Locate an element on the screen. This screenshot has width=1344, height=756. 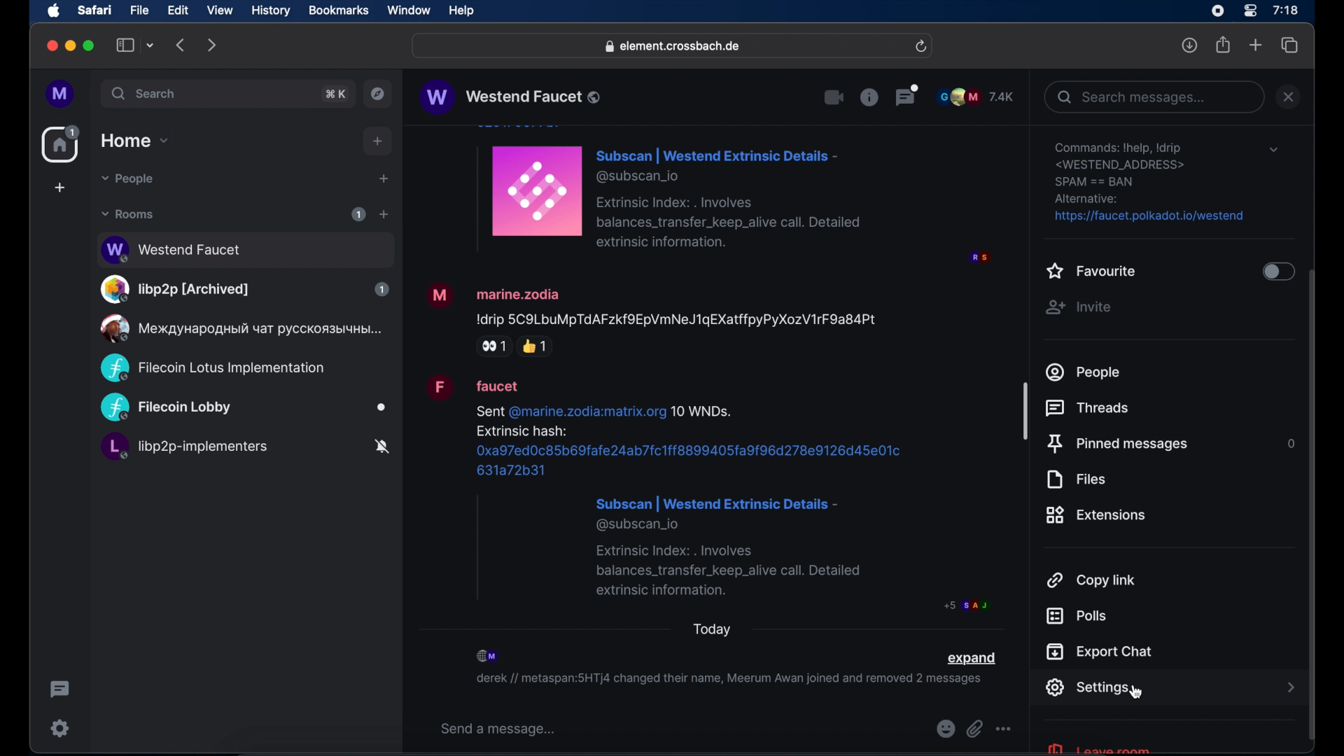
close is located at coordinates (1289, 97).